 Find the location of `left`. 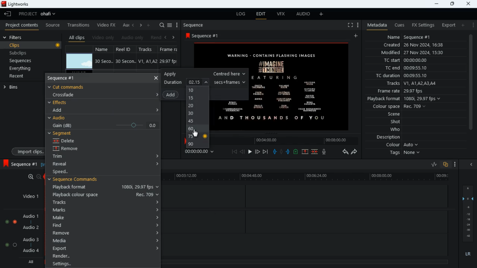

left is located at coordinates (133, 25).